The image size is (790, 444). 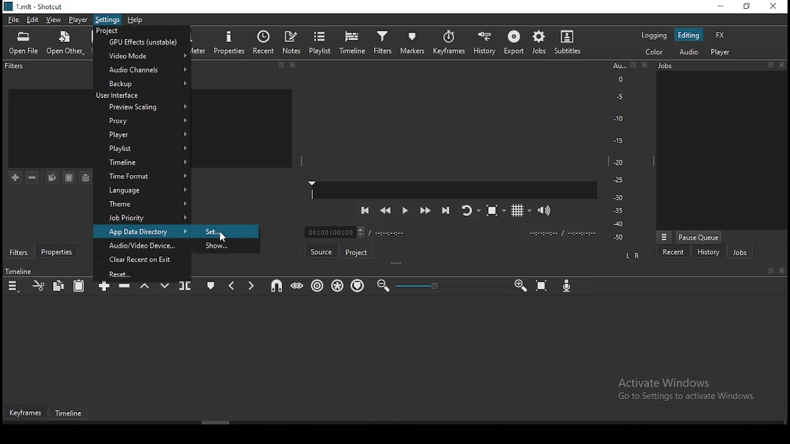 What do you see at coordinates (338, 286) in the screenshot?
I see `ripple all tracks` at bounding box center [338, 286].